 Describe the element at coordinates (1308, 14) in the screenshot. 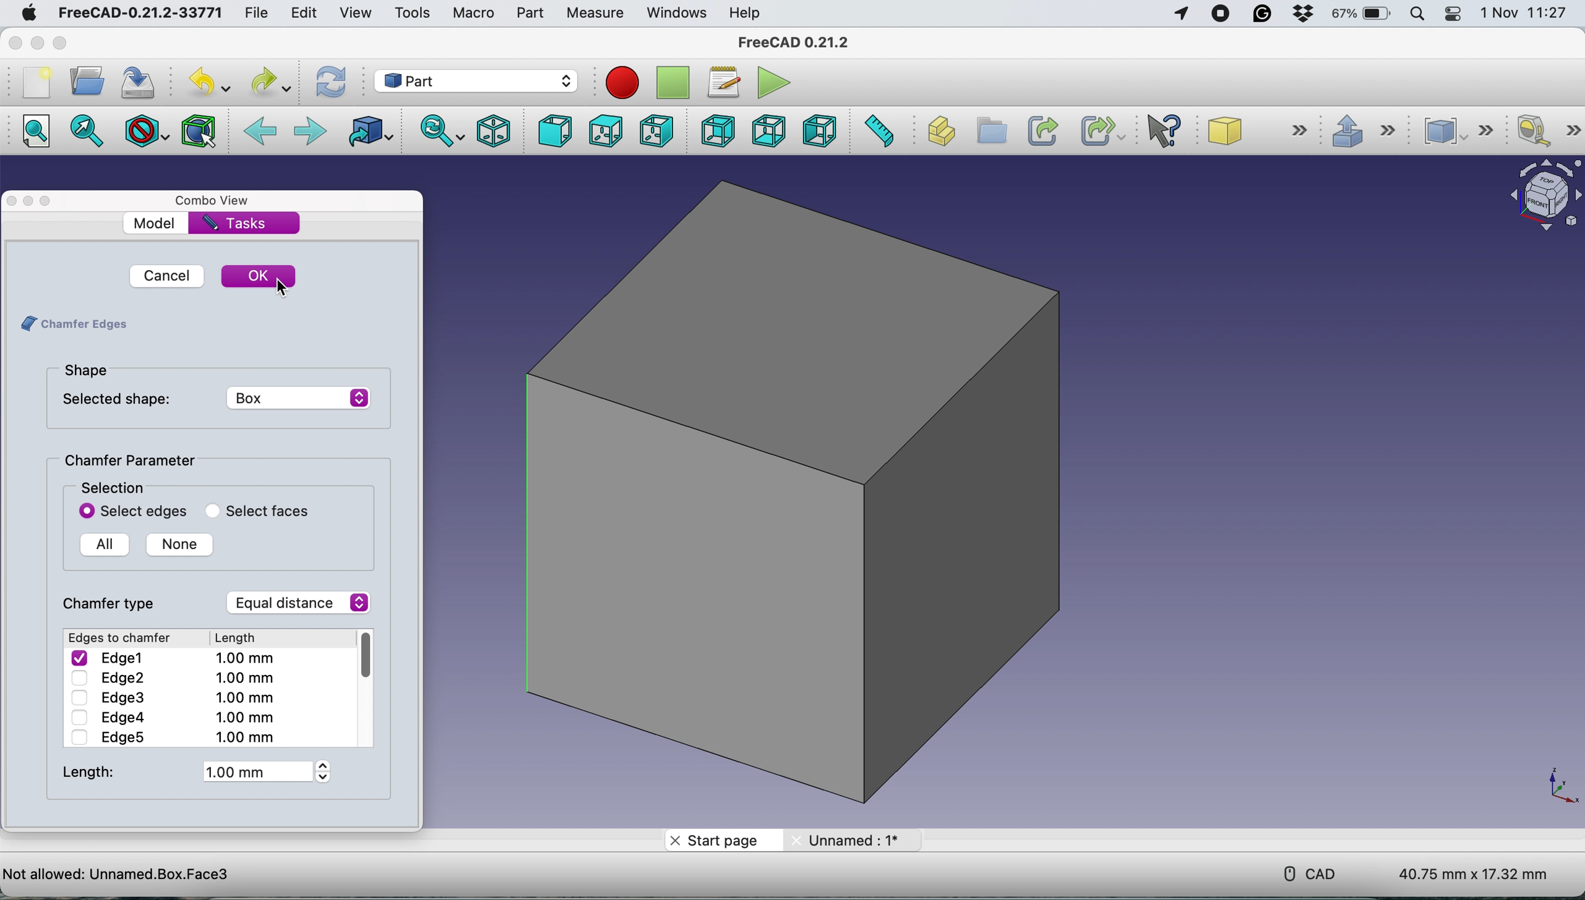

I see `dropbox` at that location.